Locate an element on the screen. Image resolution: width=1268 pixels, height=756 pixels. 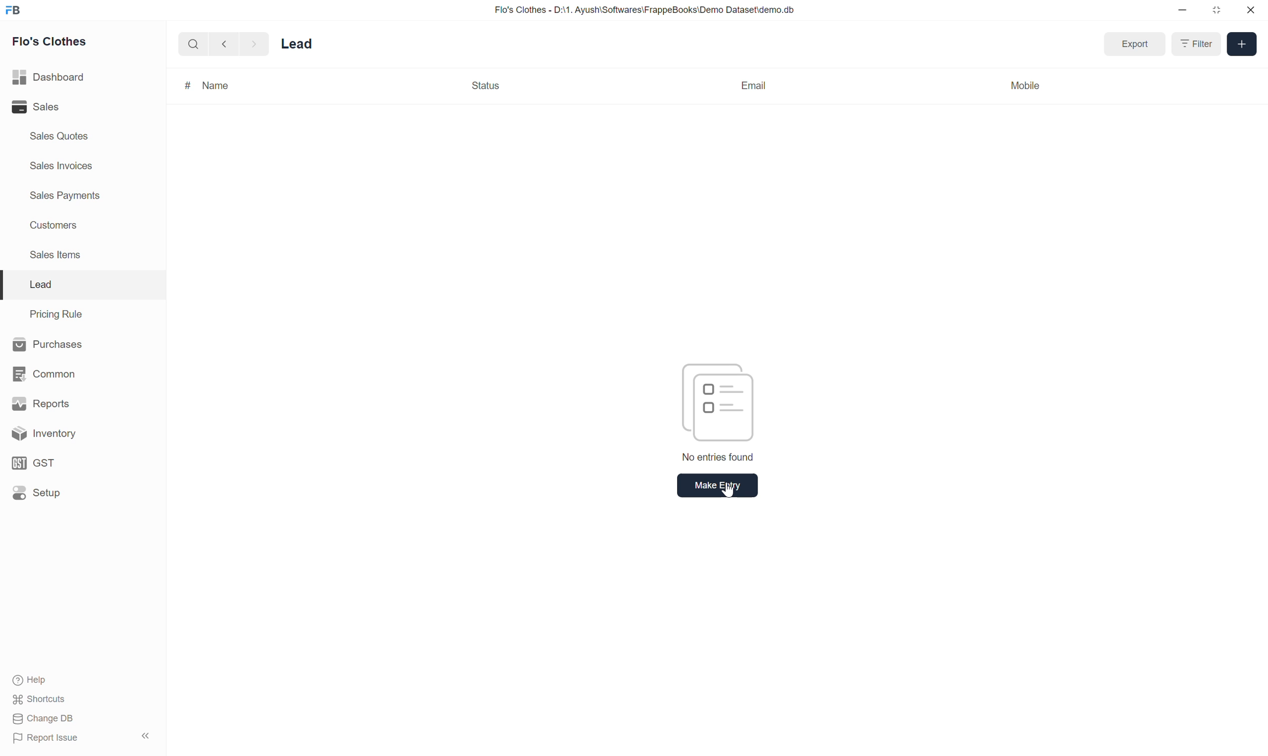
Purchases is located at coordinates (47, 343).